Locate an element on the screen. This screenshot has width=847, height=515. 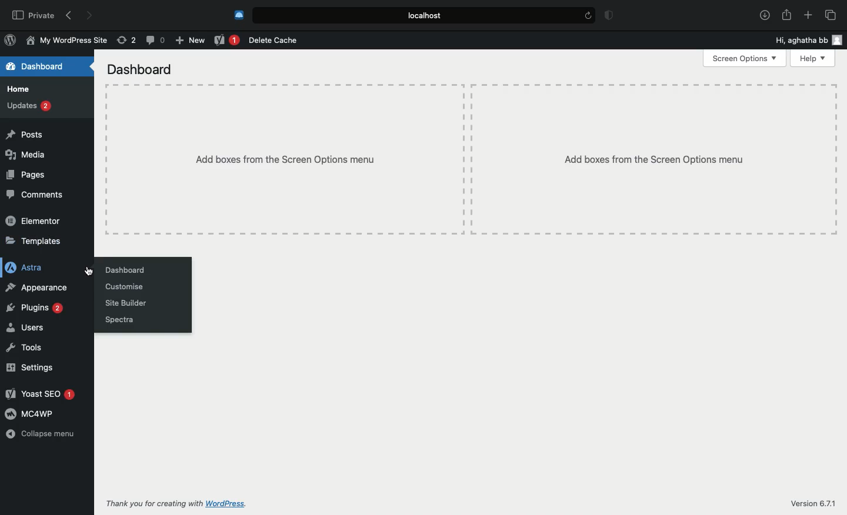
Yoast SEO 1 is located at coordinates (40, 394).